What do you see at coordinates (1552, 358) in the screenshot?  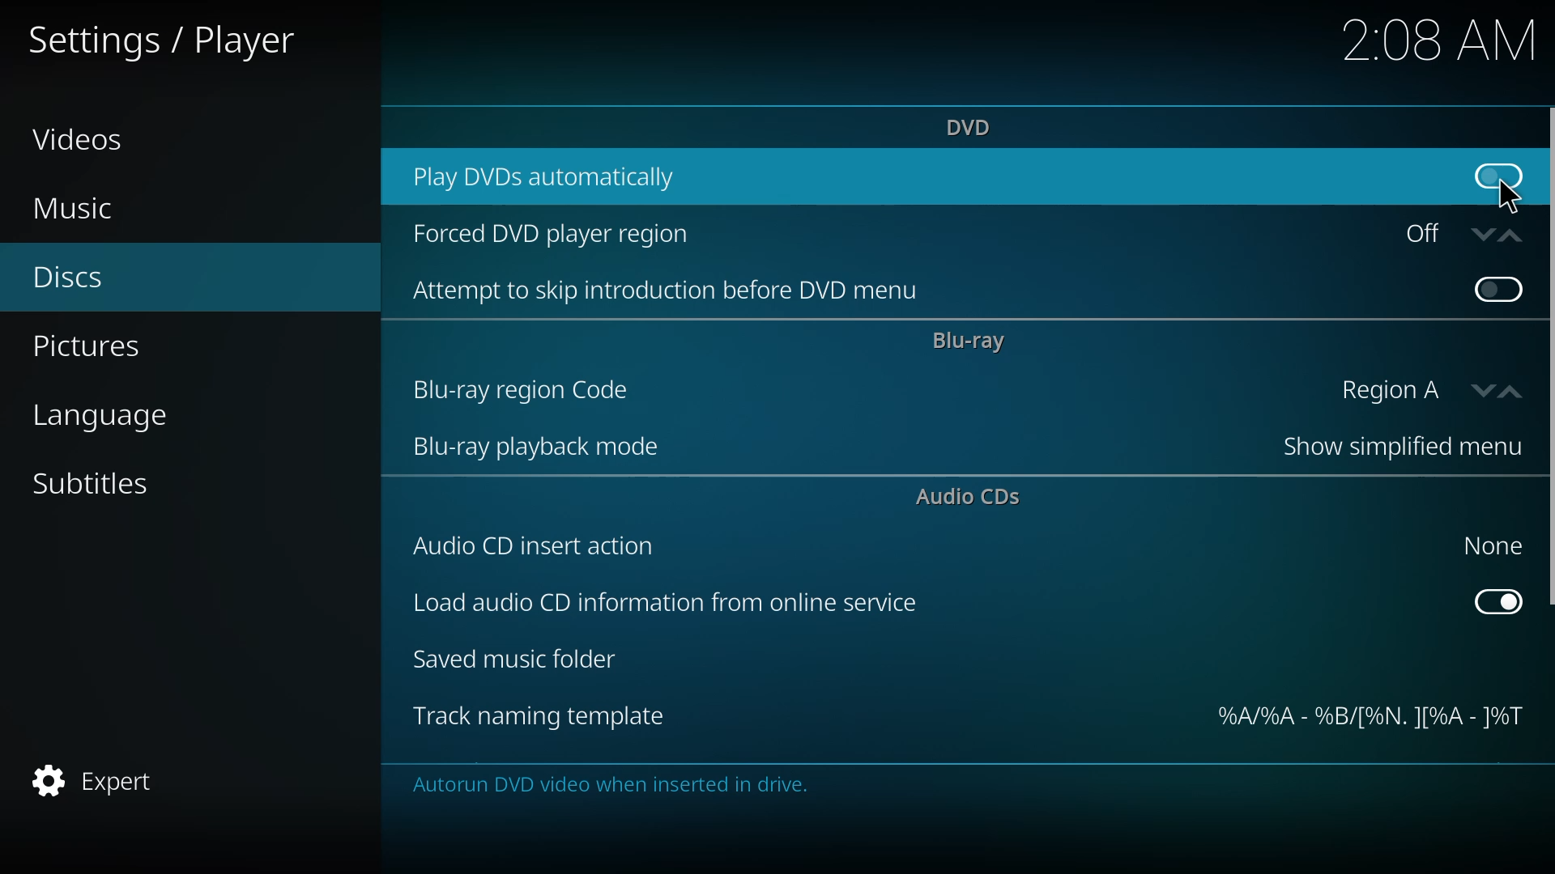 I see `scroll bar` at bounding box center [1552, 358].